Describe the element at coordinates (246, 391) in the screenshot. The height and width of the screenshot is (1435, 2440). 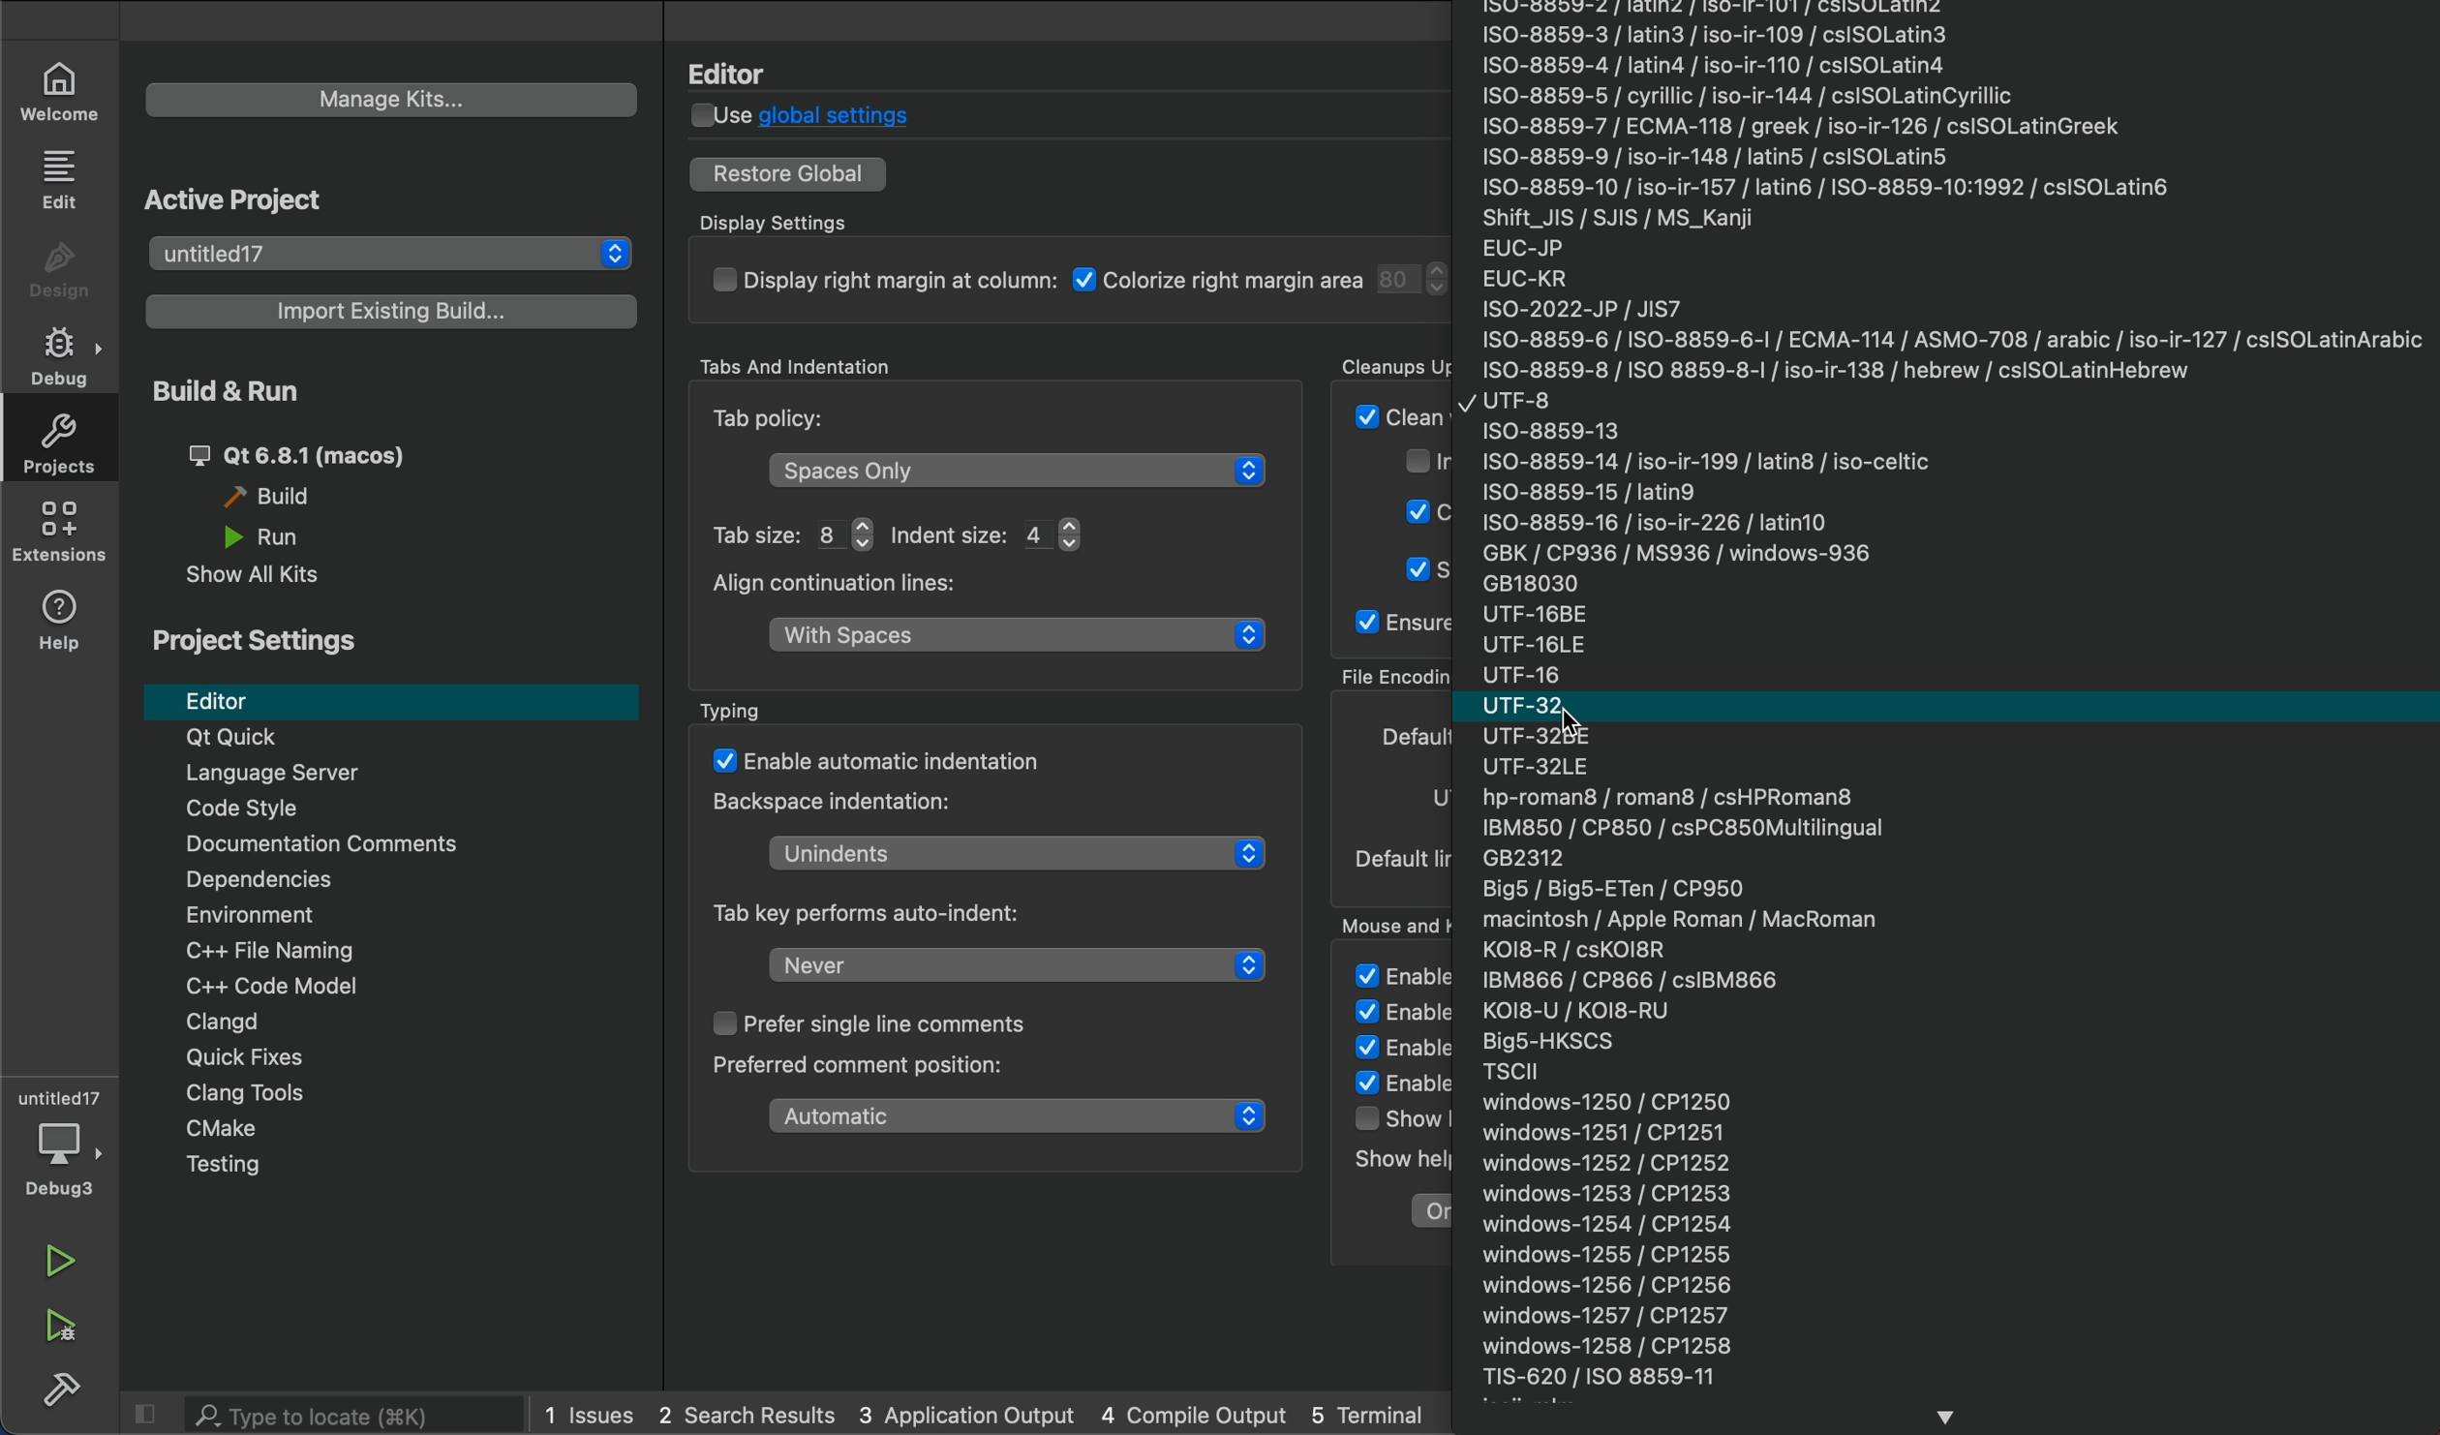
I see `Build & Run` at that location.